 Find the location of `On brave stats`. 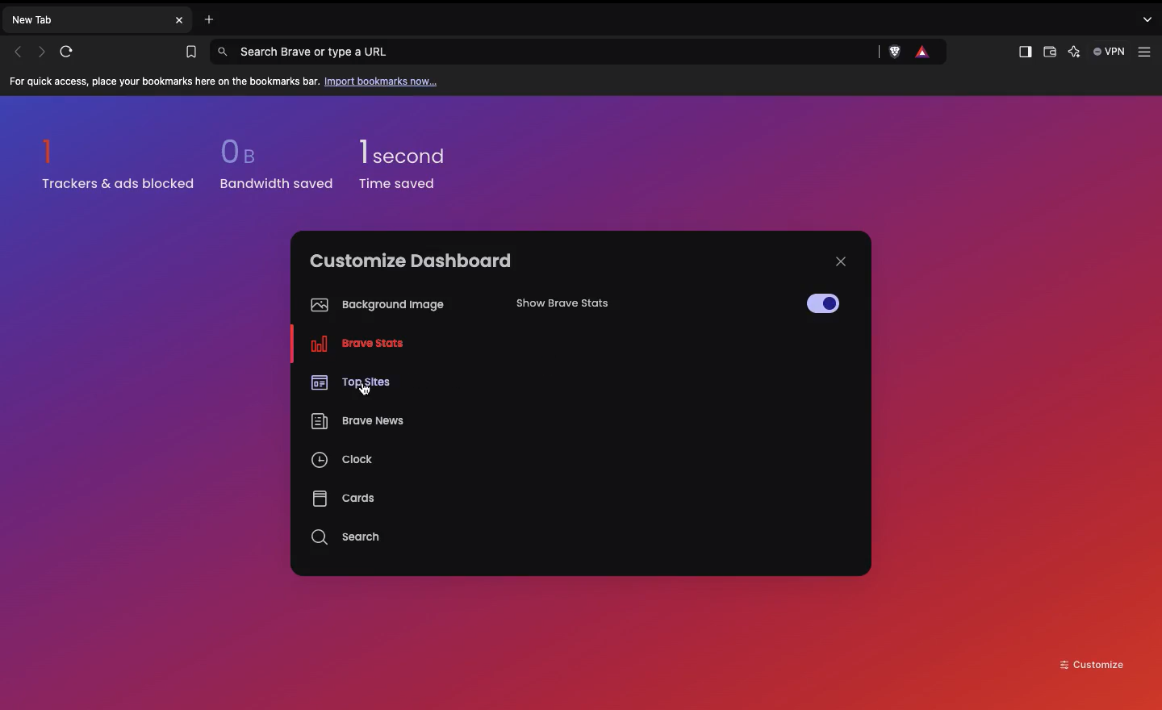

On brave stats is located at coordinates (353, 347).